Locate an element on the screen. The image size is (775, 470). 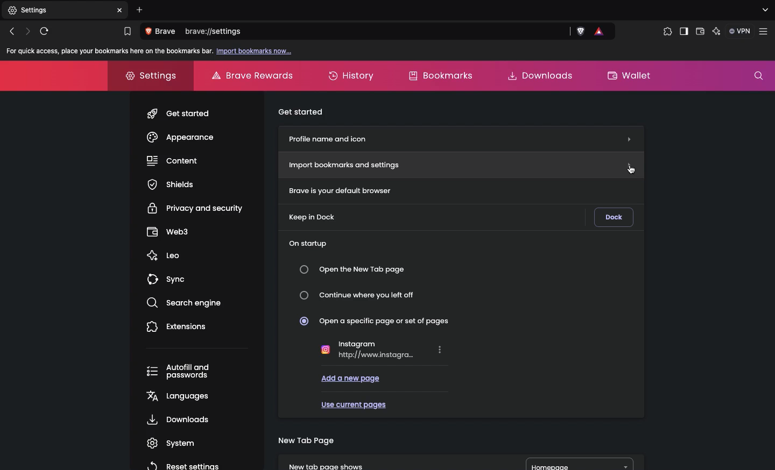
cursor is located at coordinates (631, 168).